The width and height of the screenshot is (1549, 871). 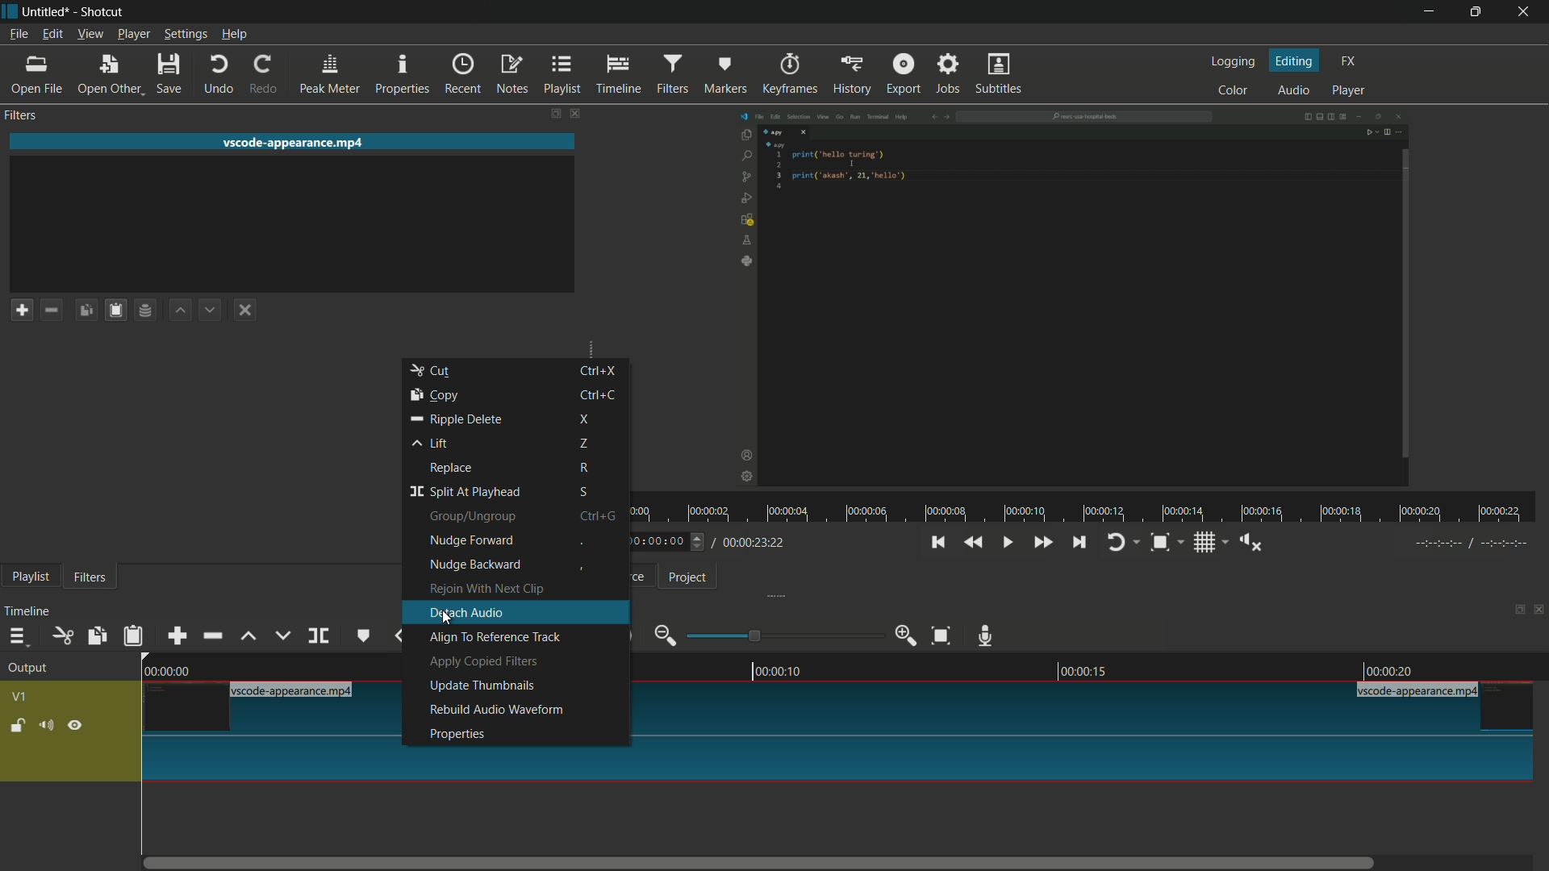 What do you see at coordinates (486, 589) in the screenshot?
I see `rejoin with next clip` at bounding box center [486, 589].